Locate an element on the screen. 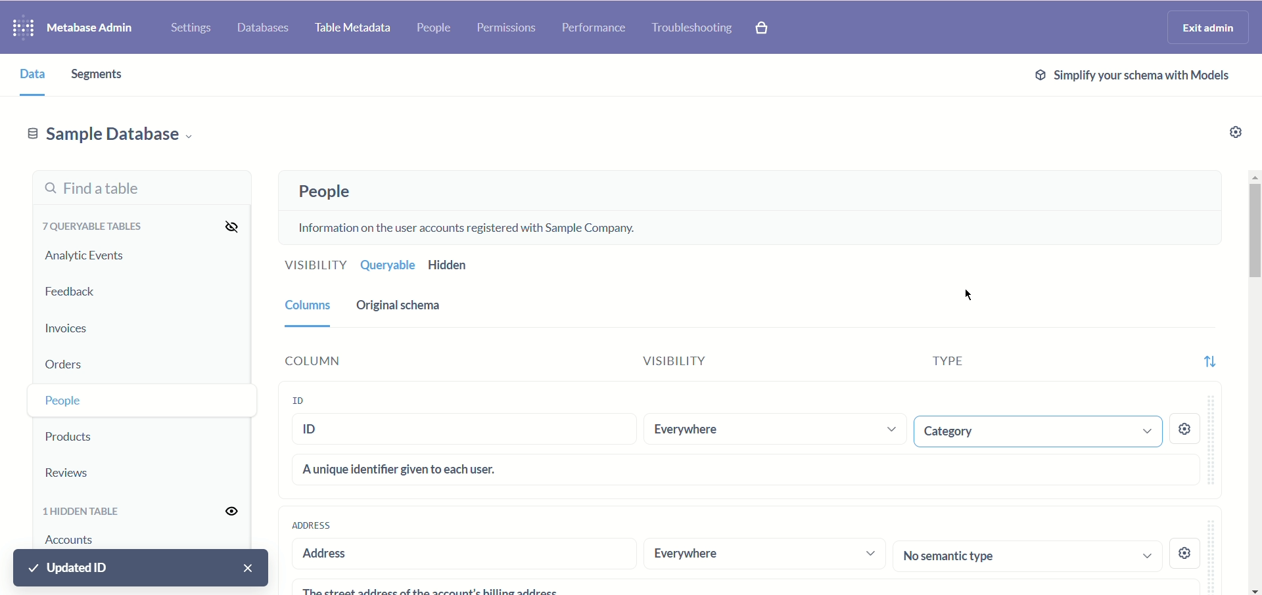  Performance is located at coordinates (592, 28).